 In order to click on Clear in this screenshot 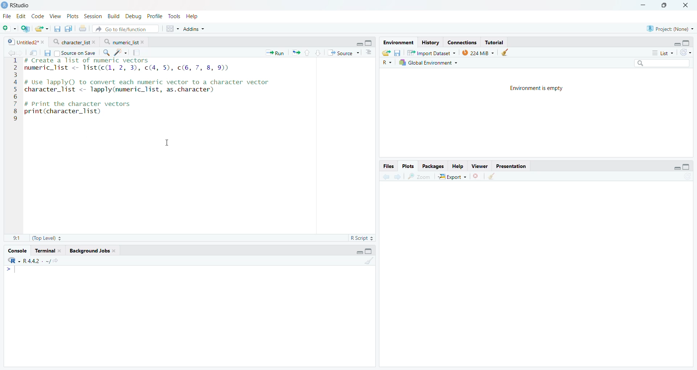, I will do `click(494, 176)`.